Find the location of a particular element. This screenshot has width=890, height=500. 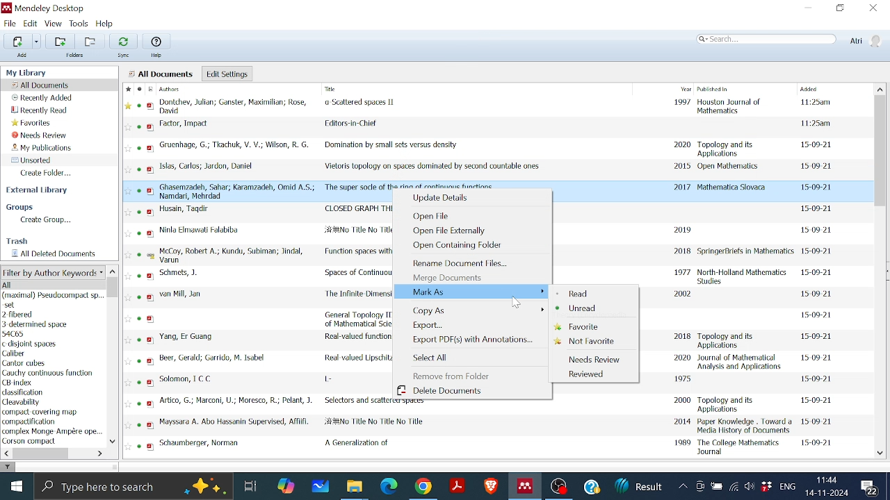

start is located at coordinates (15, 485).